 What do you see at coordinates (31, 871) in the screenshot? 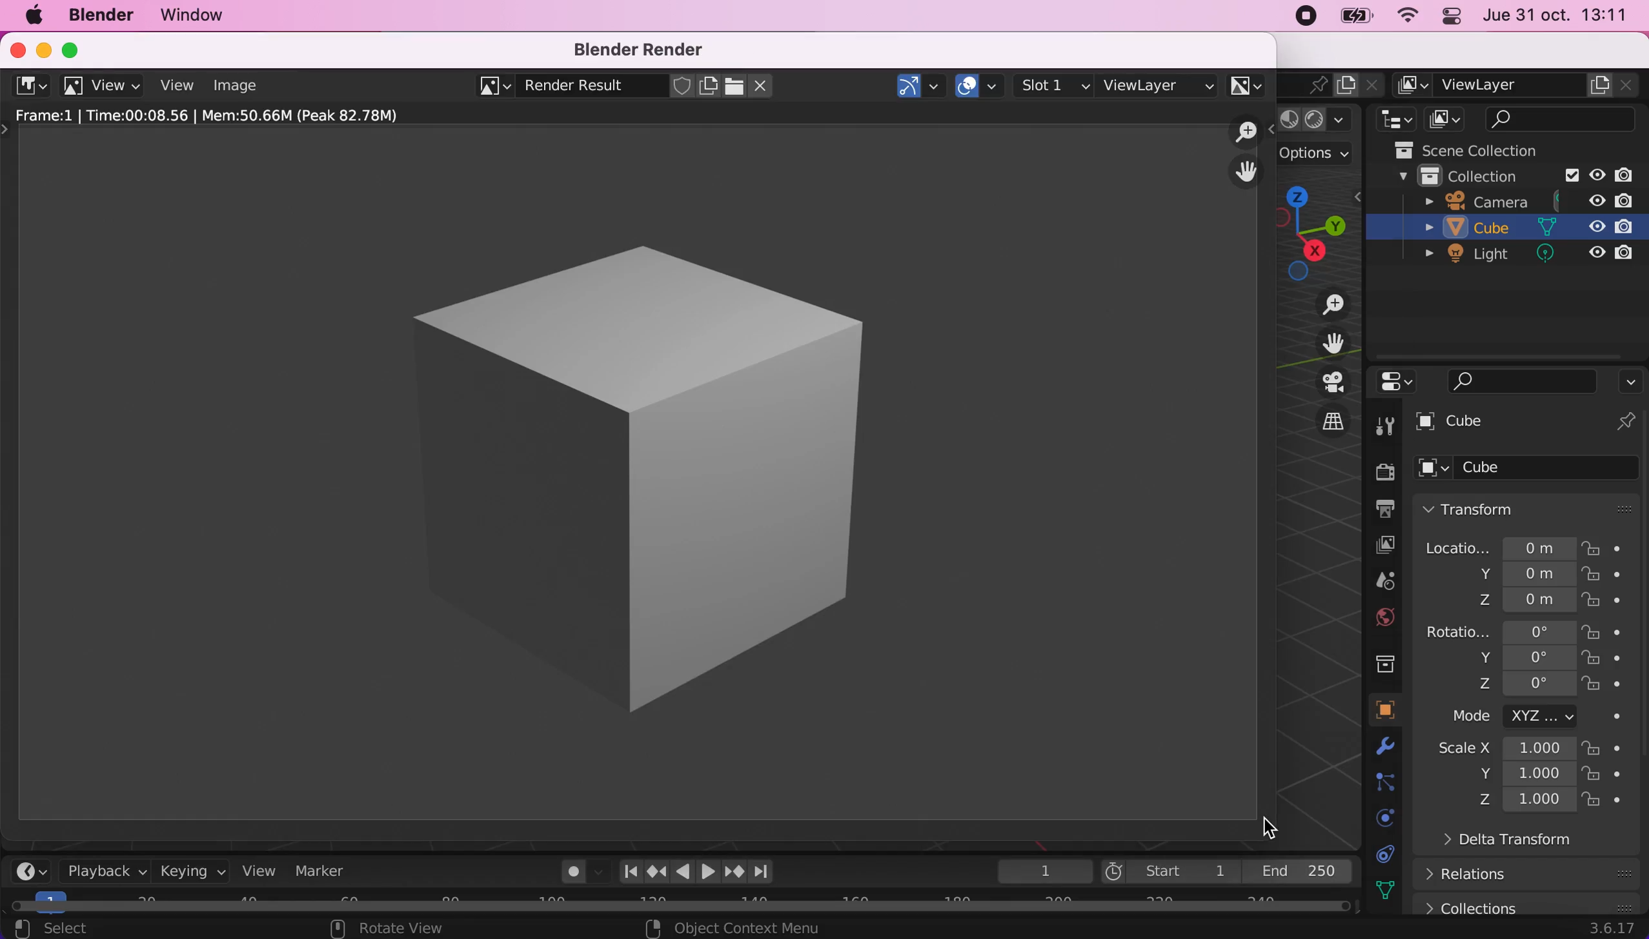
I see `editor type` at bounding box center [31, 871].